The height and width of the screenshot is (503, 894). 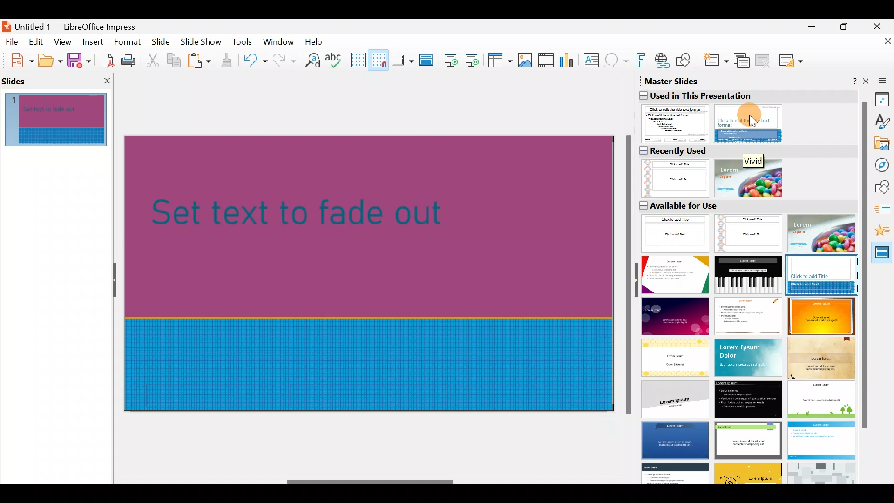 What do you see at coordinates (884, 233) in the screenshot?
I see `Animation` at bounding box center [884, 233].